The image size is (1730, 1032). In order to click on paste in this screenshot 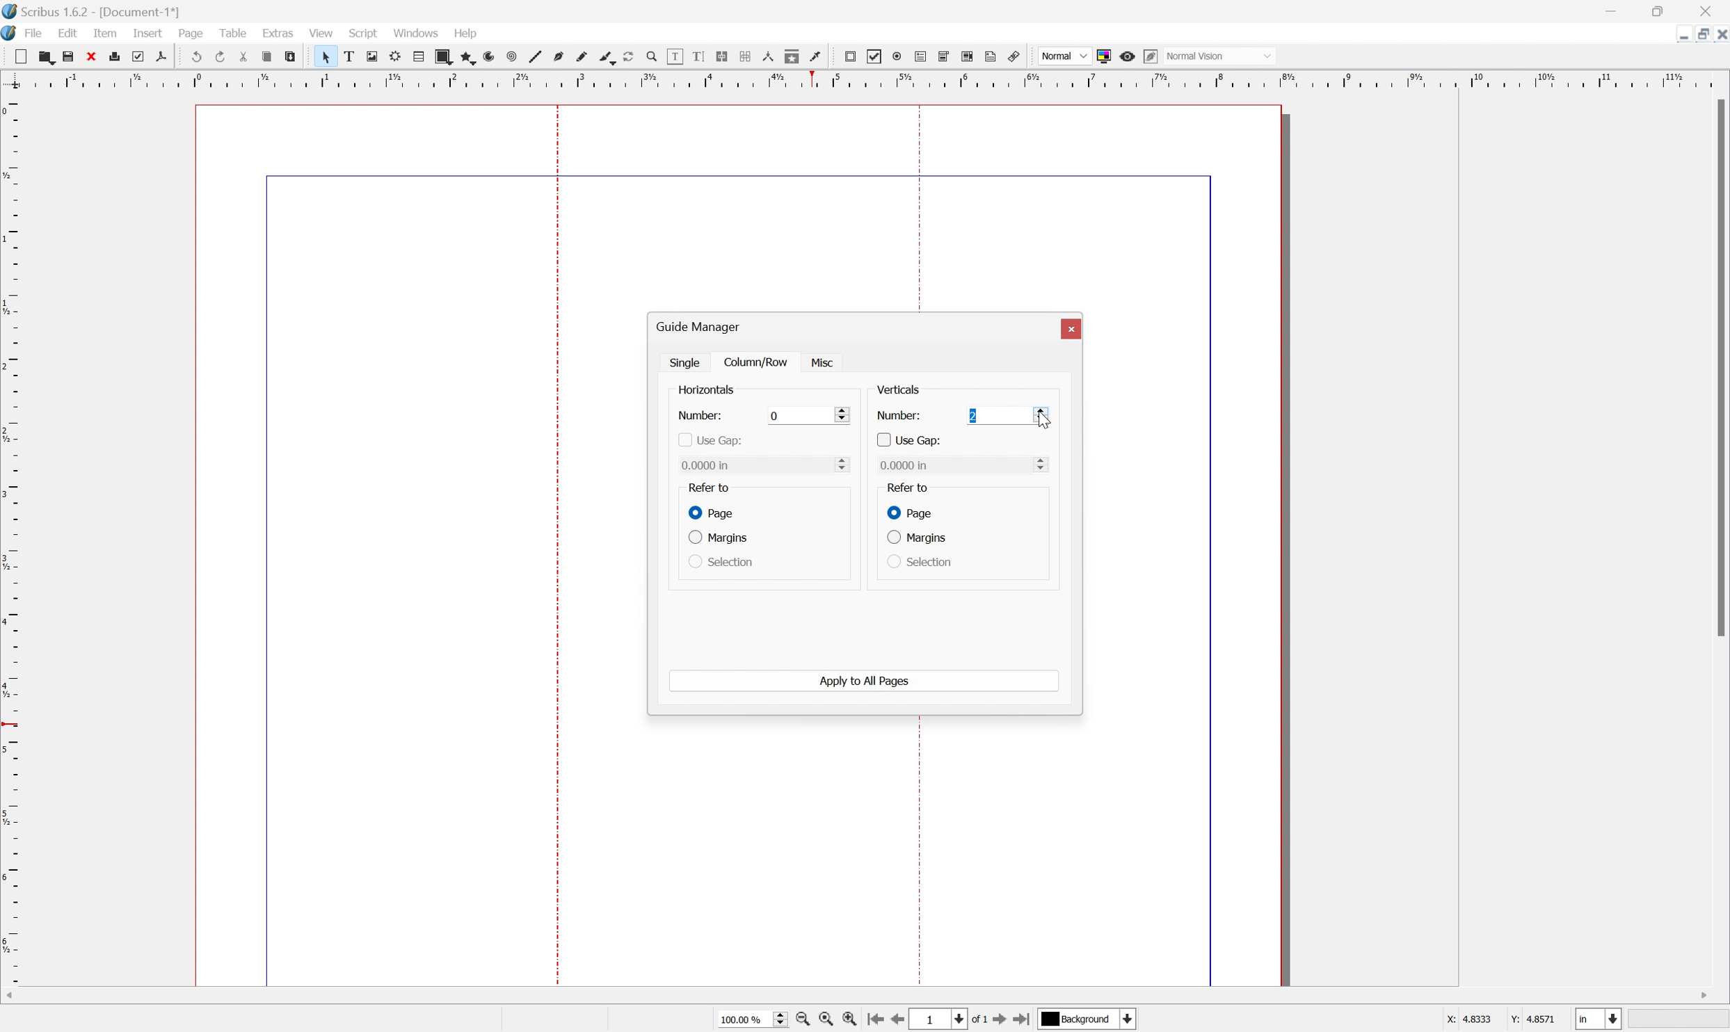, I will do `click(291, 56)`.